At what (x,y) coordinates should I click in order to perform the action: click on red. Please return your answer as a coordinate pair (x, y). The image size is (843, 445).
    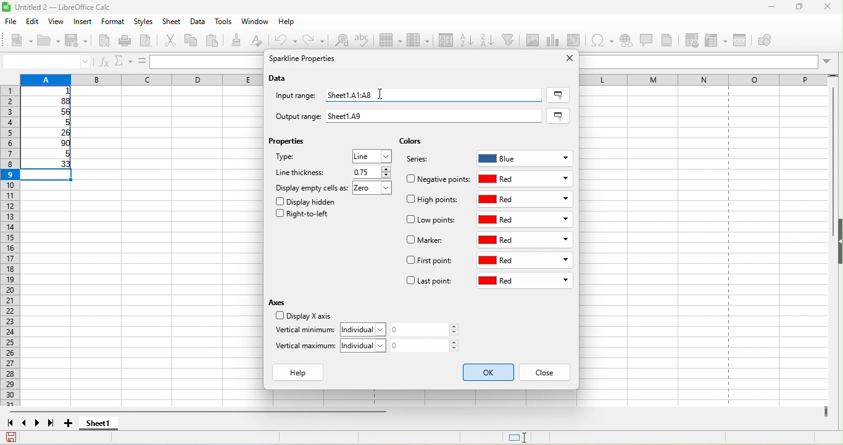
    Looking at the image, I should click on (525, 261).